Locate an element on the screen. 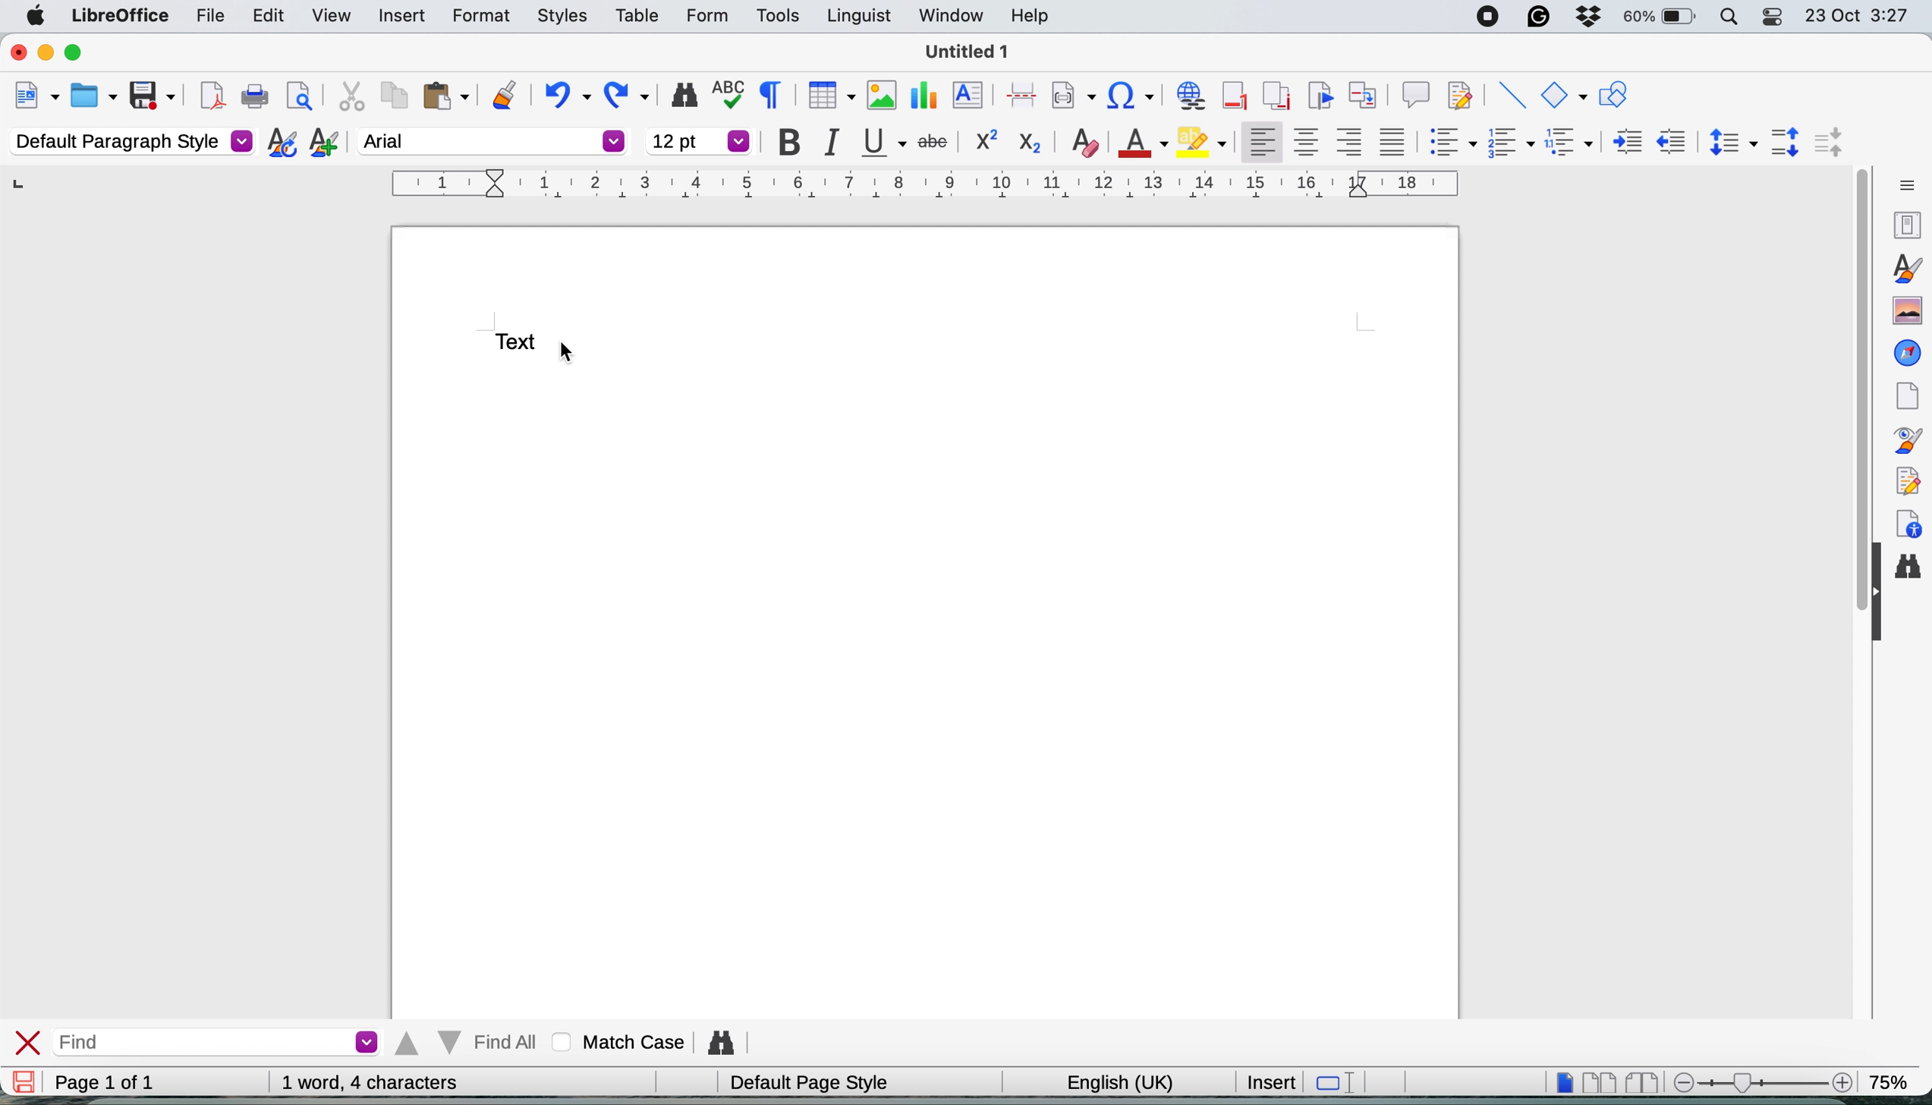 This screenshot has height=1105, width=1932. zoom scale is located at coordinates (1759, 1081).